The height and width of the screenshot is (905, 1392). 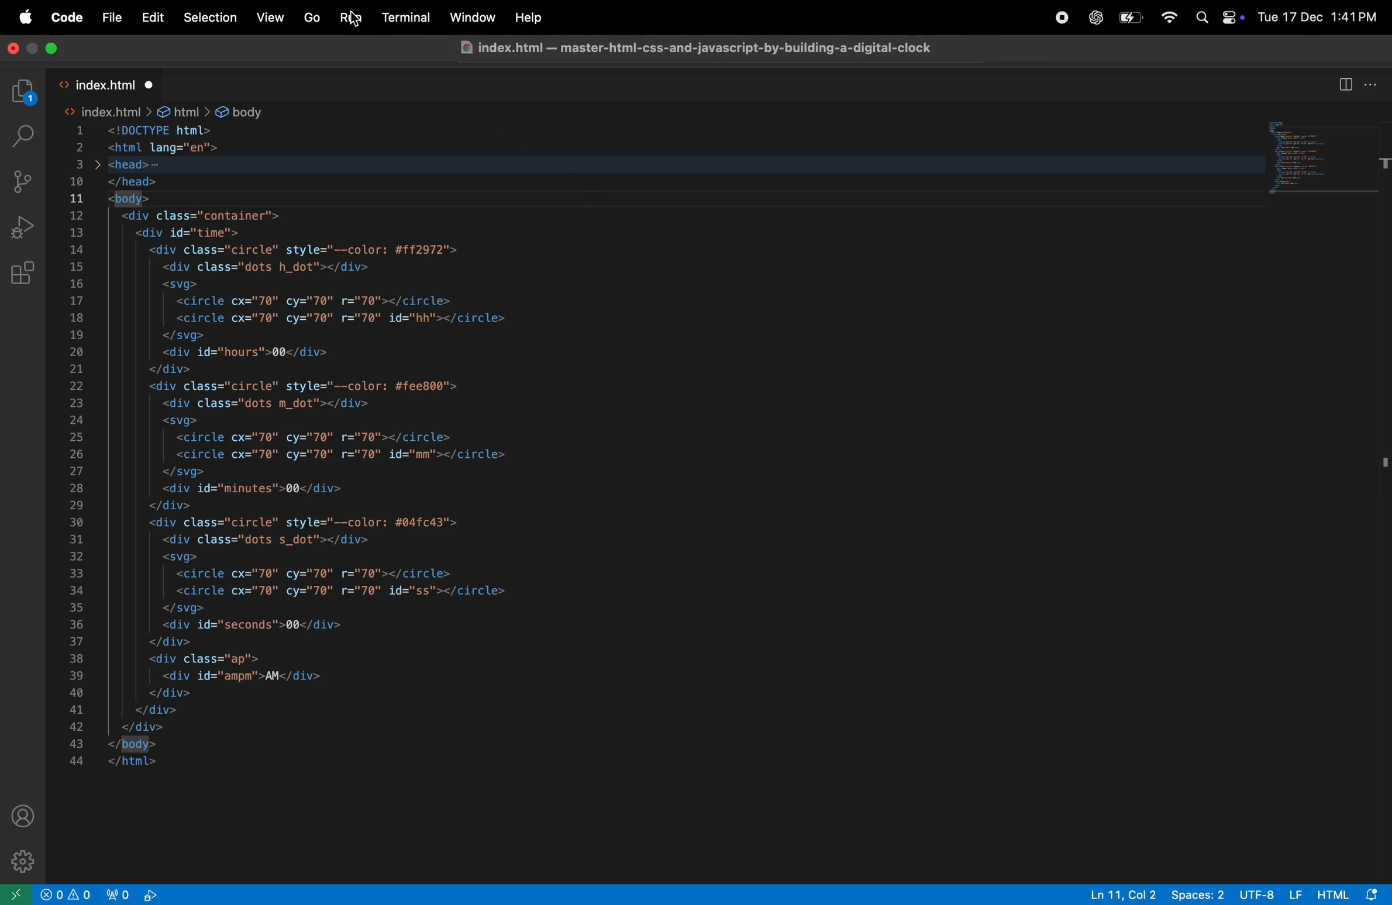 I want to click on Line Index, so click(x=77, y=451).